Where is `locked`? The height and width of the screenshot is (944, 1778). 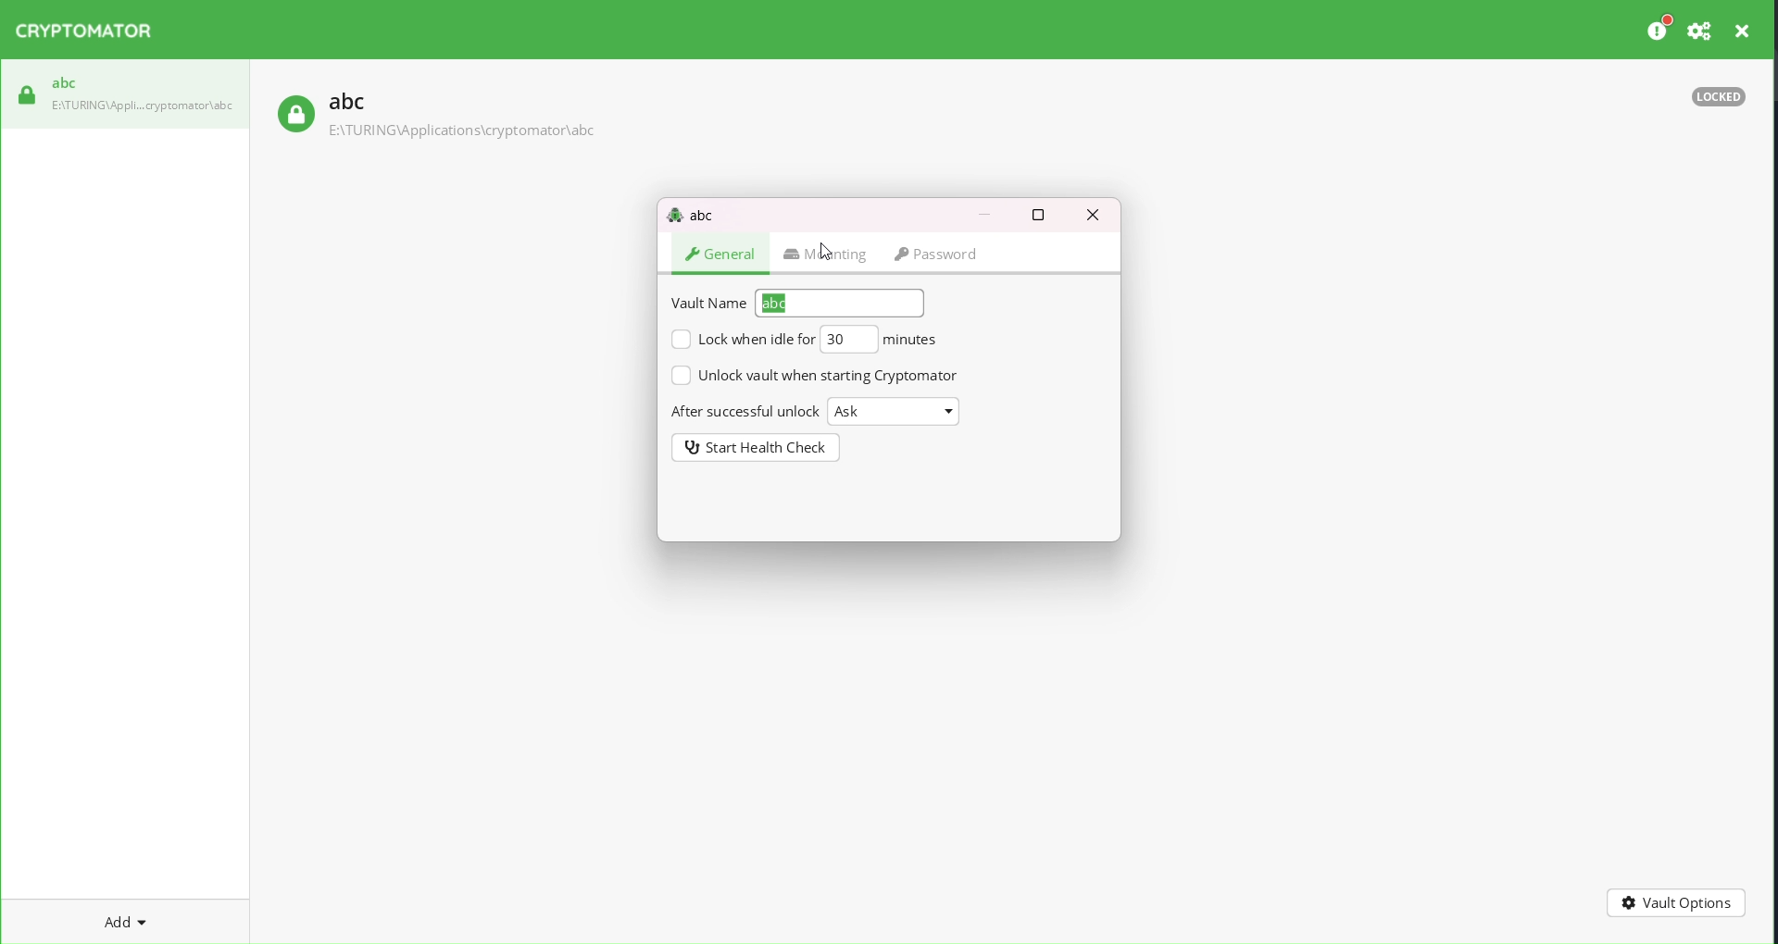
locked is located at coordinates (25, 94).